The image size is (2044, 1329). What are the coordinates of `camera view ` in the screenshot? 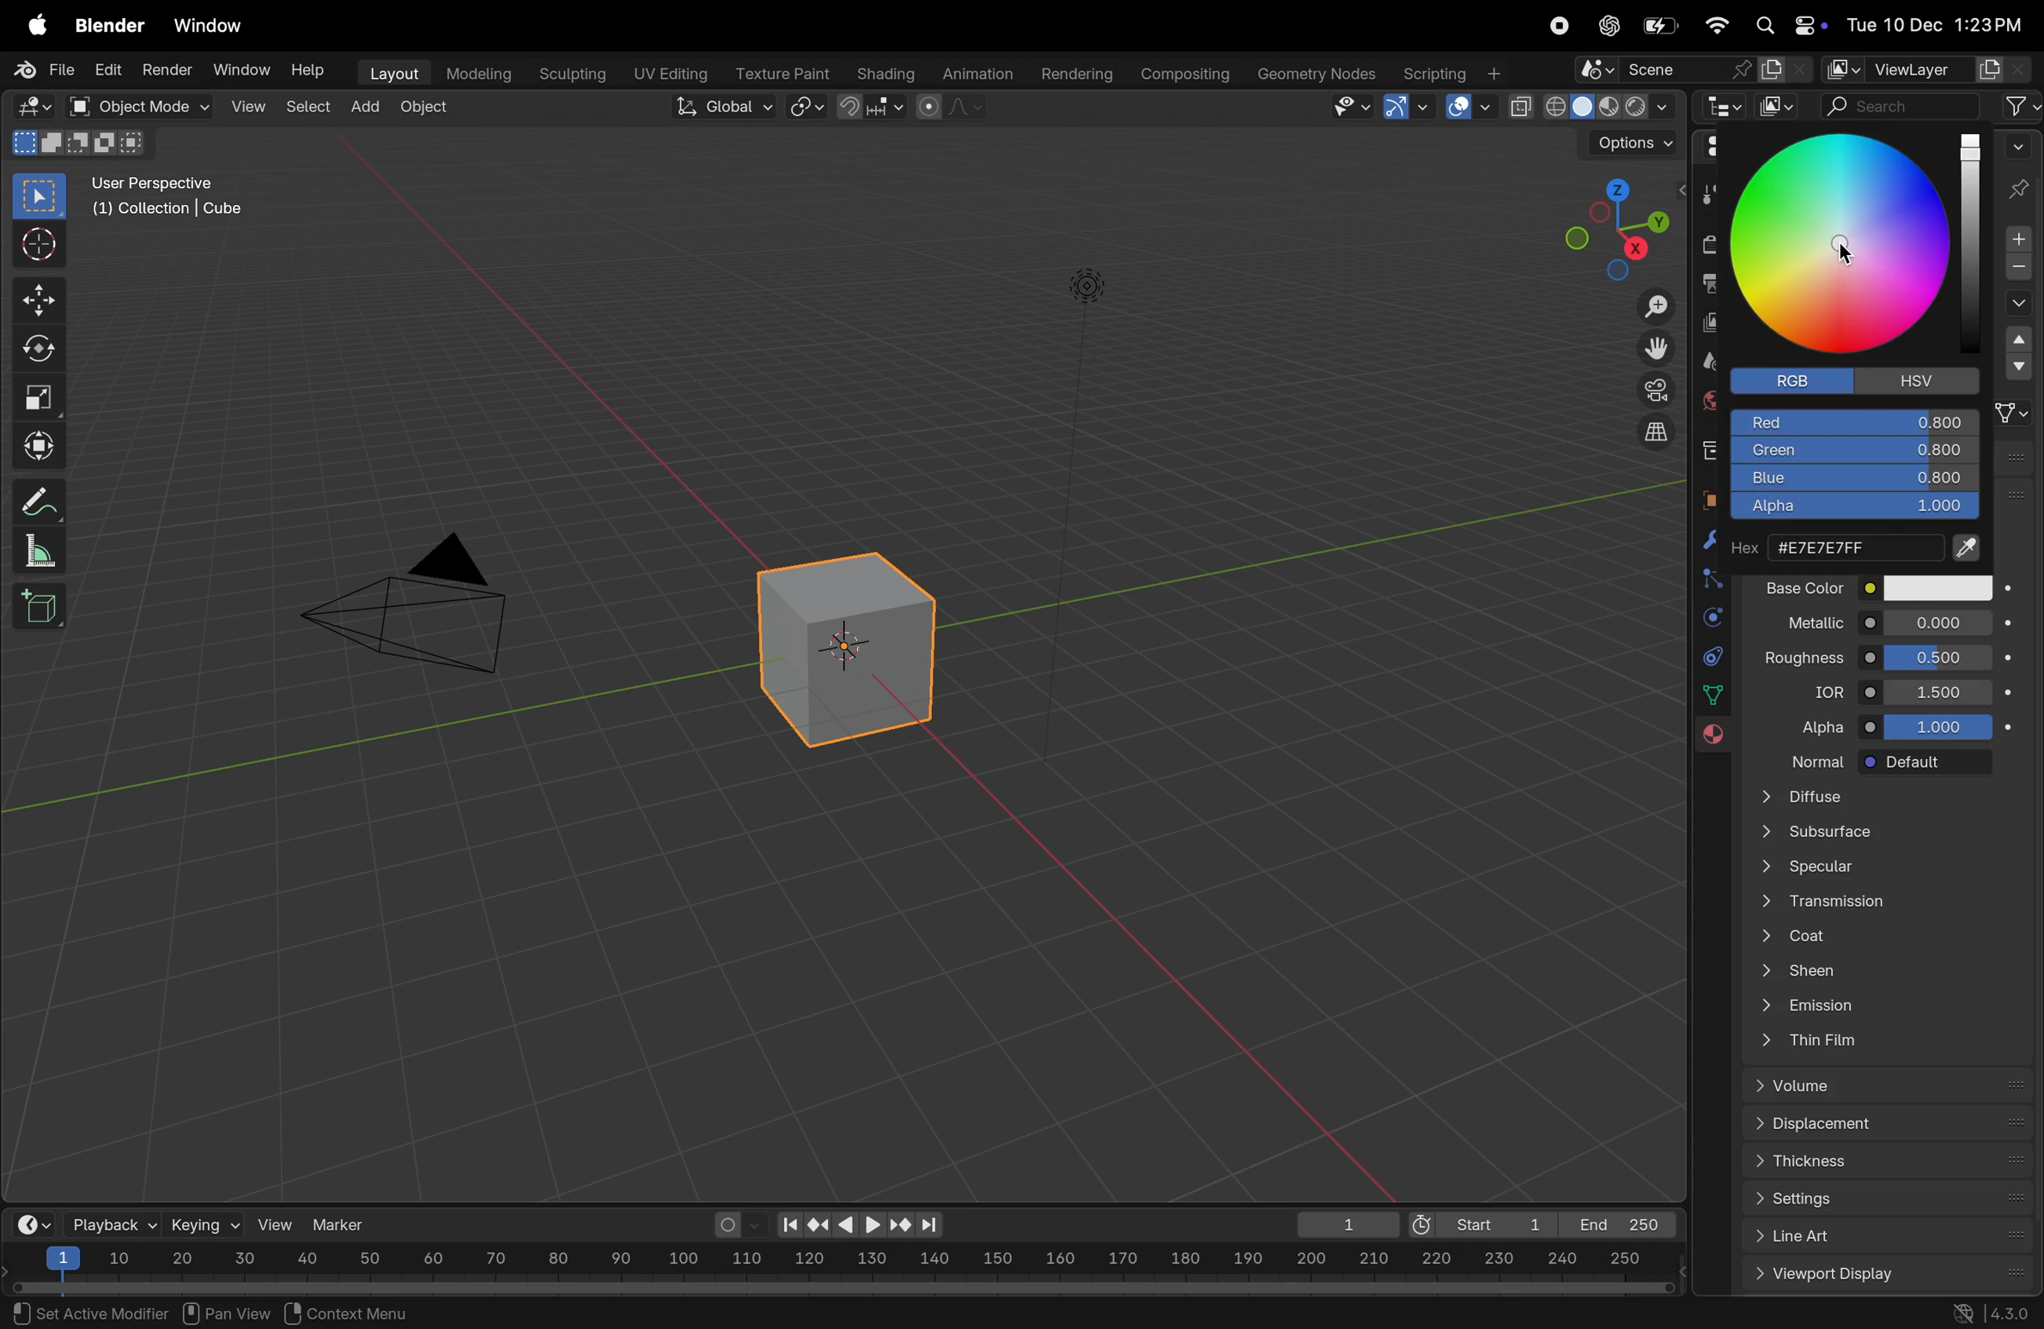 It's located at (419, 598).